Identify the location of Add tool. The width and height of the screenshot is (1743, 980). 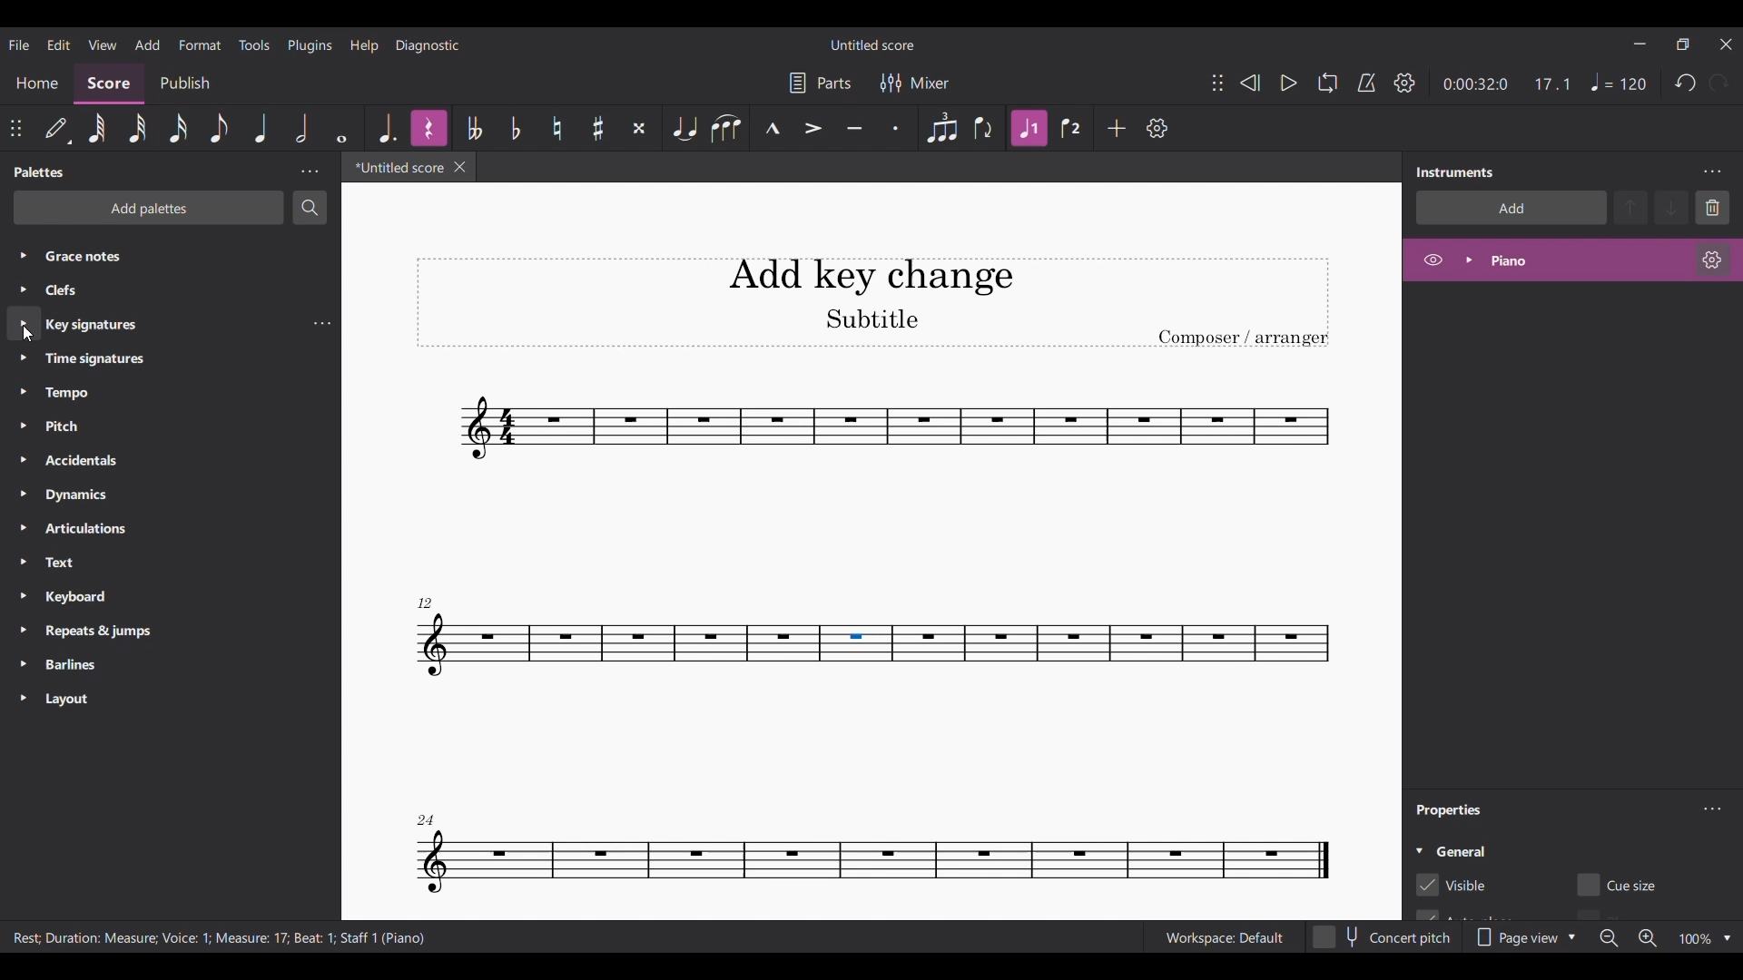
(1117, 129).